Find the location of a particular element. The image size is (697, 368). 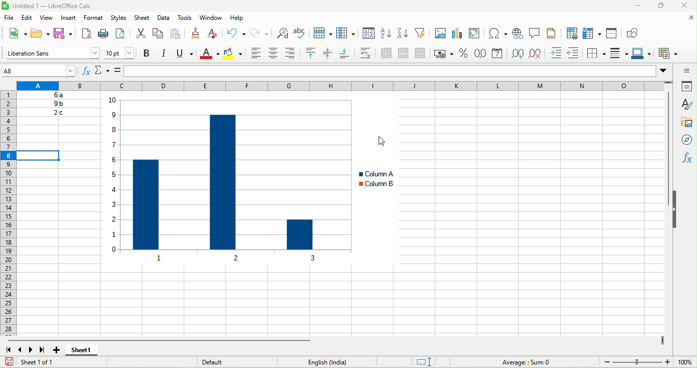

border color is located at coordinates (643, 54).